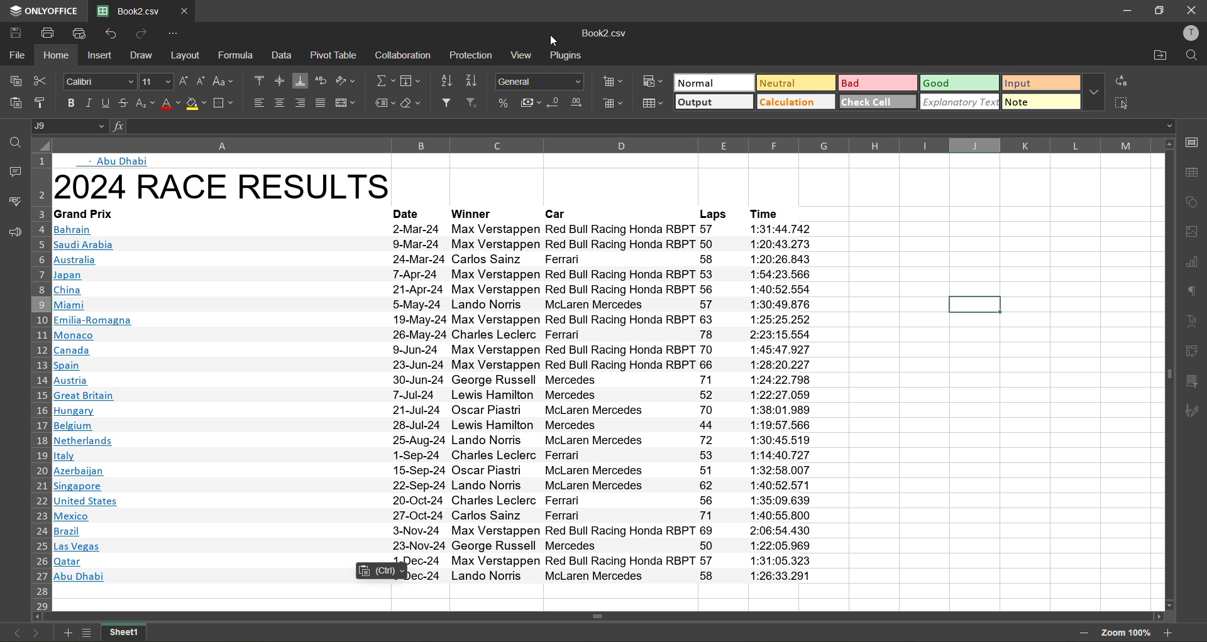 The height and width of the screenshot is (642, 1207). I want to click on zoom out, so click(1083, 634).